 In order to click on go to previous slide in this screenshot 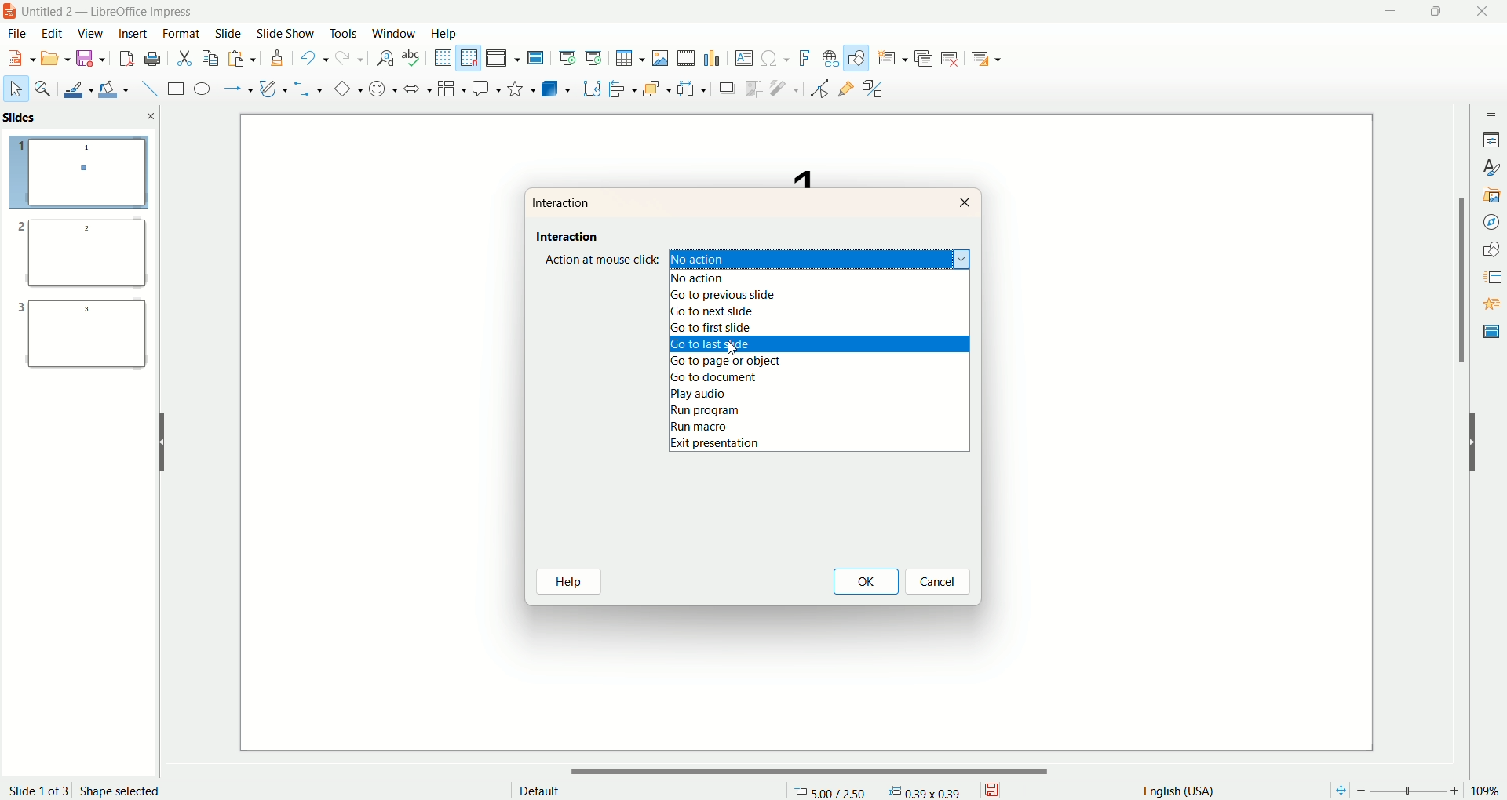, I will do `click(769, 295)`.